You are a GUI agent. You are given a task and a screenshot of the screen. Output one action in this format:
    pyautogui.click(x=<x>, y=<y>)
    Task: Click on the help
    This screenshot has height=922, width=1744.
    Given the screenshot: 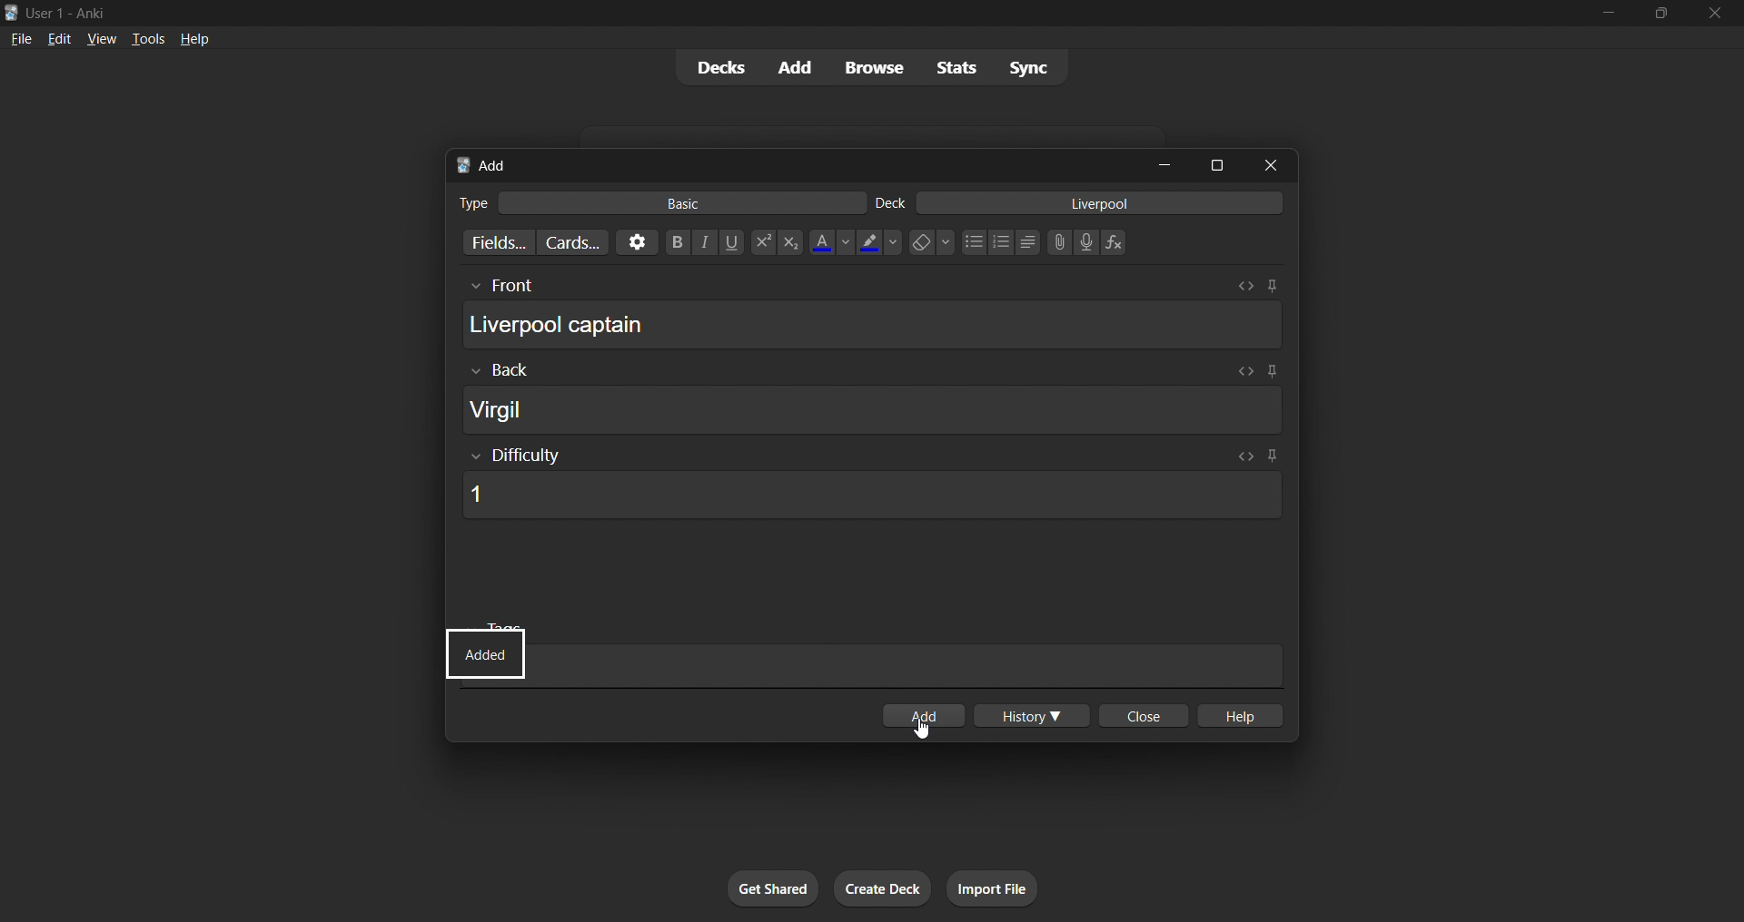 What is the action you would take?
    pyautogui.click(x=194, y=39)
    